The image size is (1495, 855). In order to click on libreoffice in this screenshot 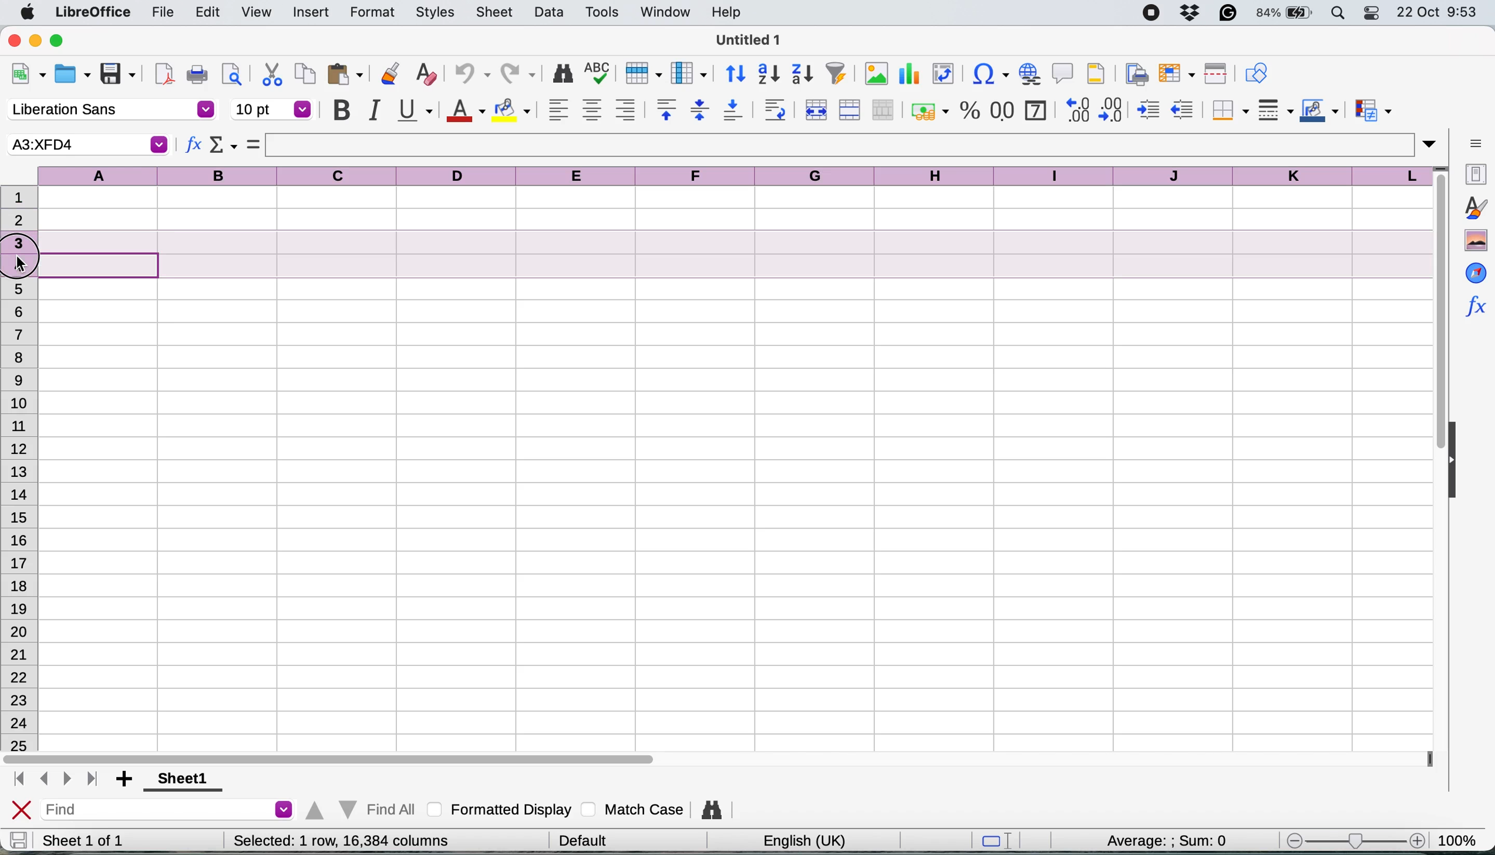, I will do `click(96, 14)`.